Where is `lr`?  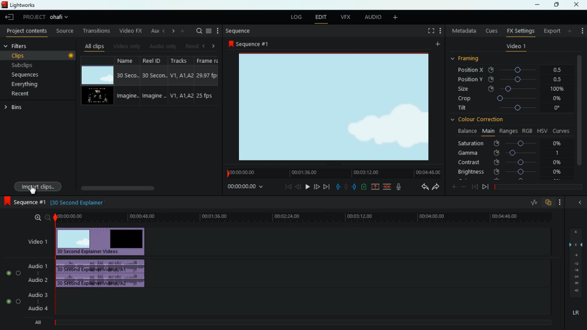
lr is located at coordinates (575, 311).